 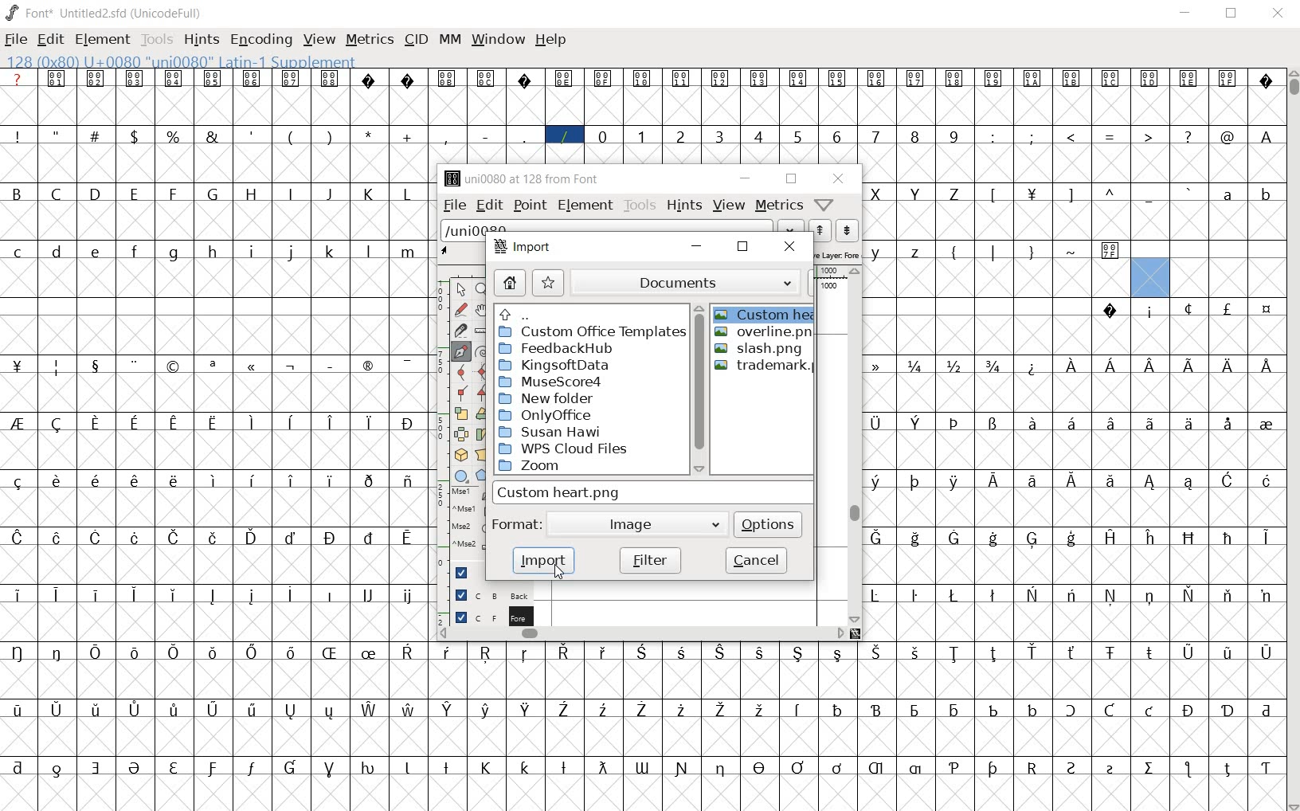 I want to click on minimize, so click(x=746, y=178).